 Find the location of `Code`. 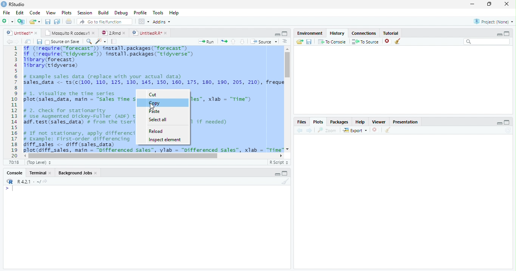

Code is located at coordinates (36, 12).